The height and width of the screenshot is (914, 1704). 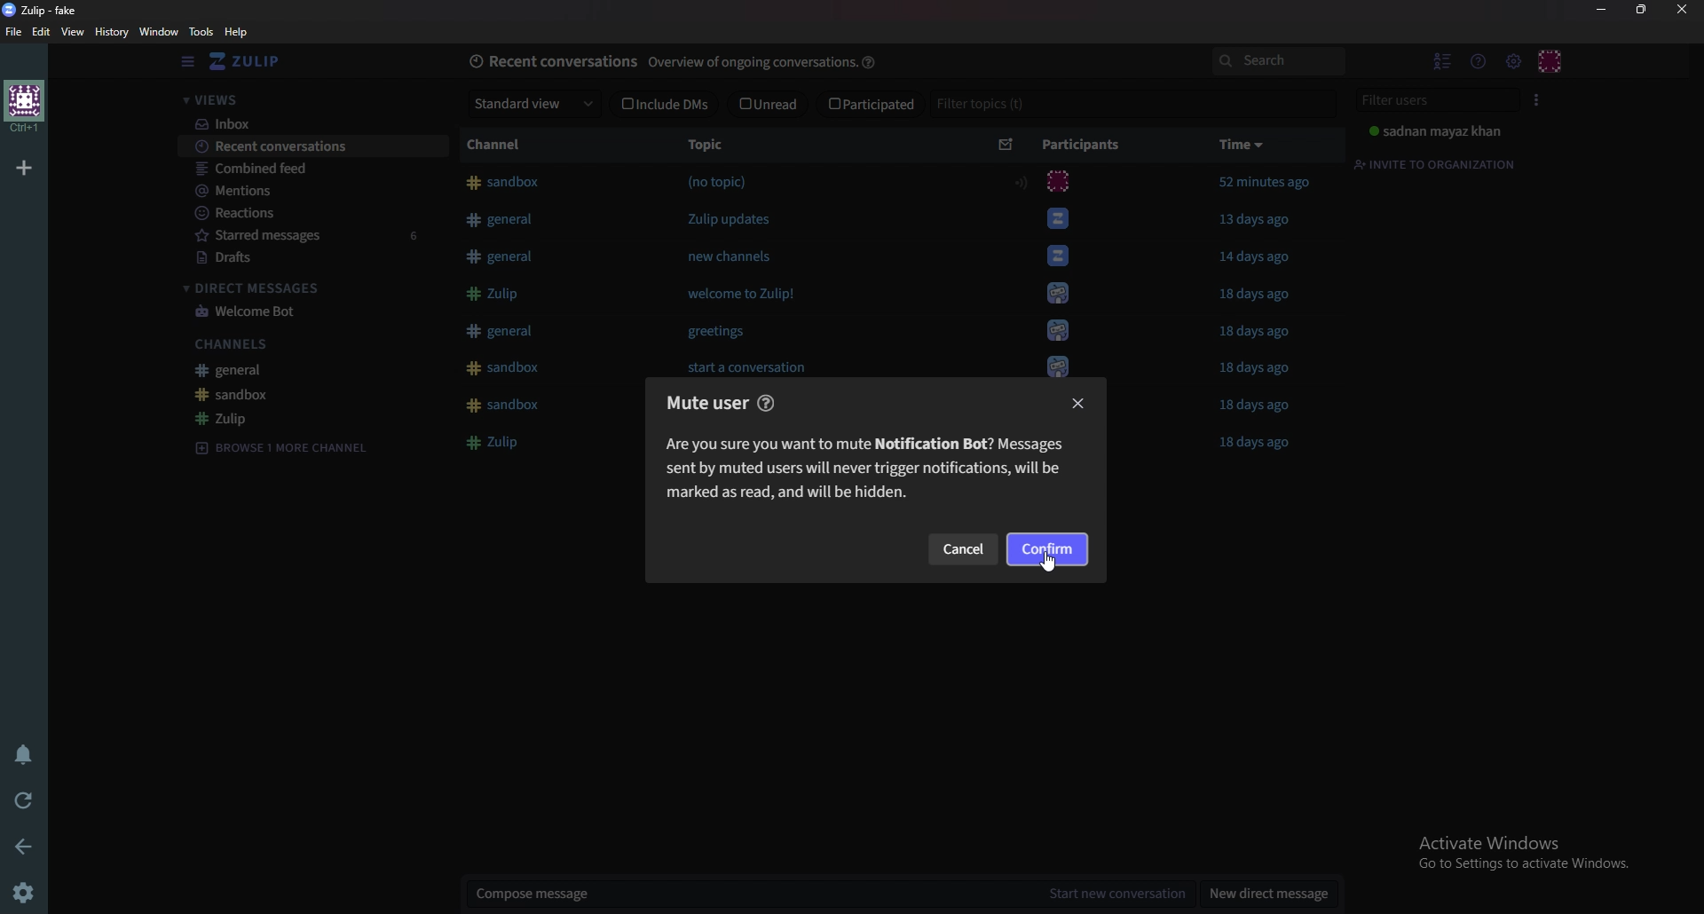 What do you see at coordinates (734, 256) in the screenshot?
I see `new channels` at bounding box center [734, 256].